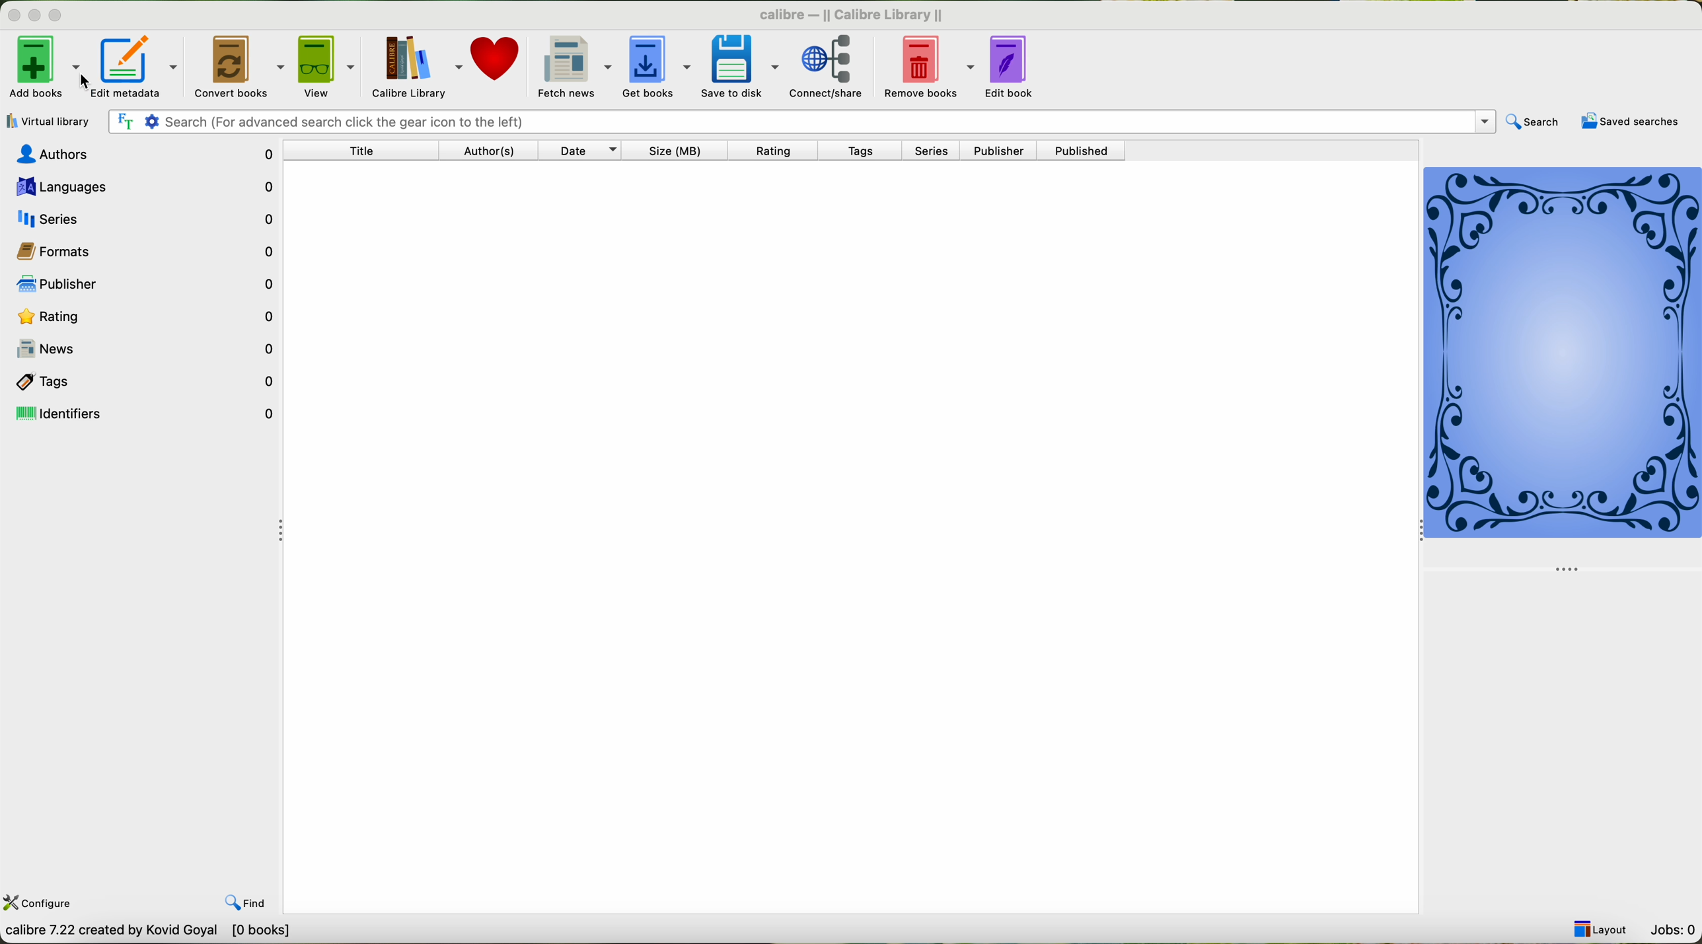 The width and height of the screenshot is (1702, 944). What do you see at coordinates (143, 155) in the screenshot?
I see `authors` at bounding box center [143, 155].